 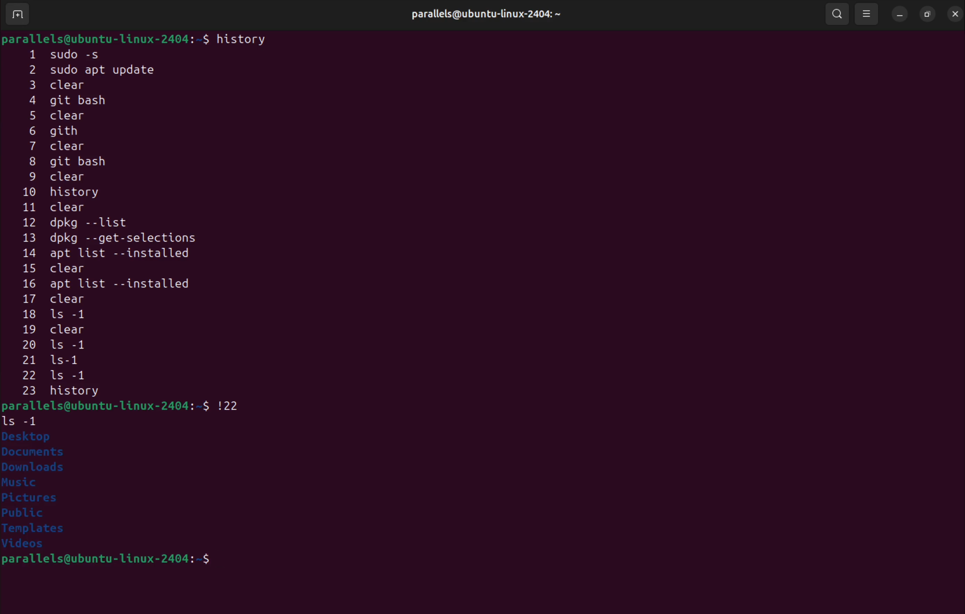 I want to click on 9 clear, so click(x=54, y=178).